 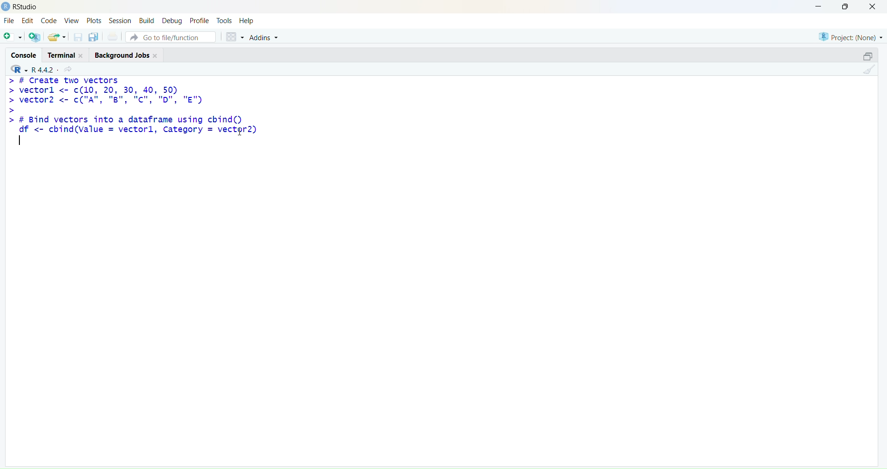 What do you see at coordinates (113, 36) in the screenshot?
I see `print the current file` at bounding box center [113, 36].